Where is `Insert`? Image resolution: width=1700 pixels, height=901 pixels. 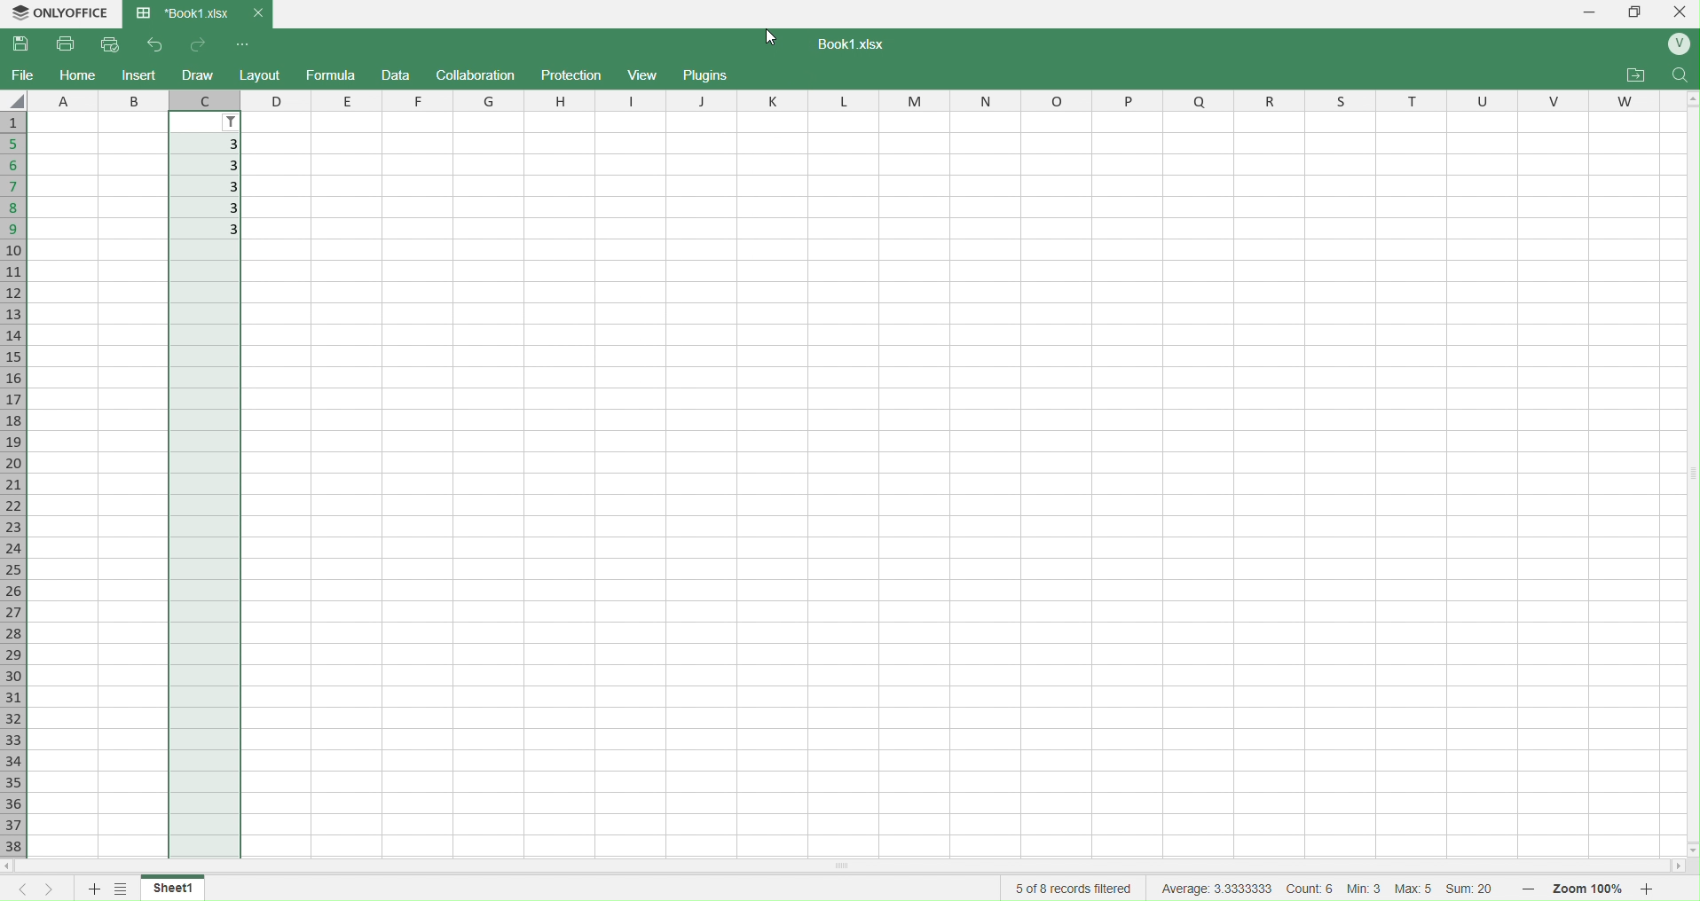 Insert is located at coordinates (140, 74).